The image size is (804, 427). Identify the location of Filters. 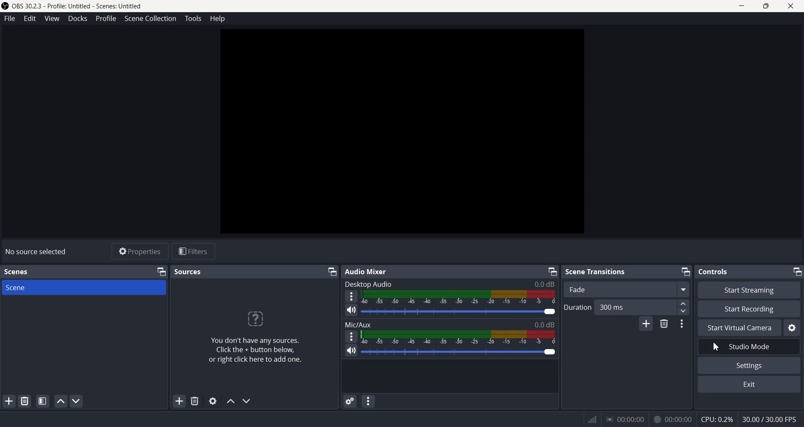
(195, 252).